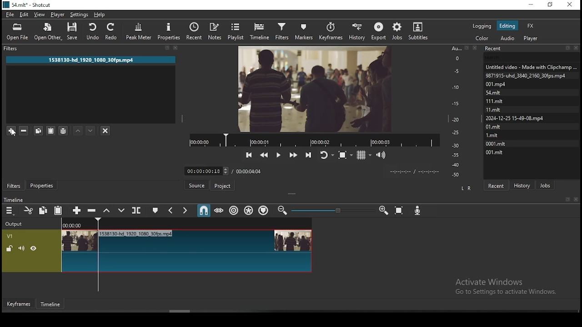 The width and height of the screenshot is (582, 327). What do you see at coordinates (23, 14) in the screenshot?
I see `edit` at bounding box center [23, 14].